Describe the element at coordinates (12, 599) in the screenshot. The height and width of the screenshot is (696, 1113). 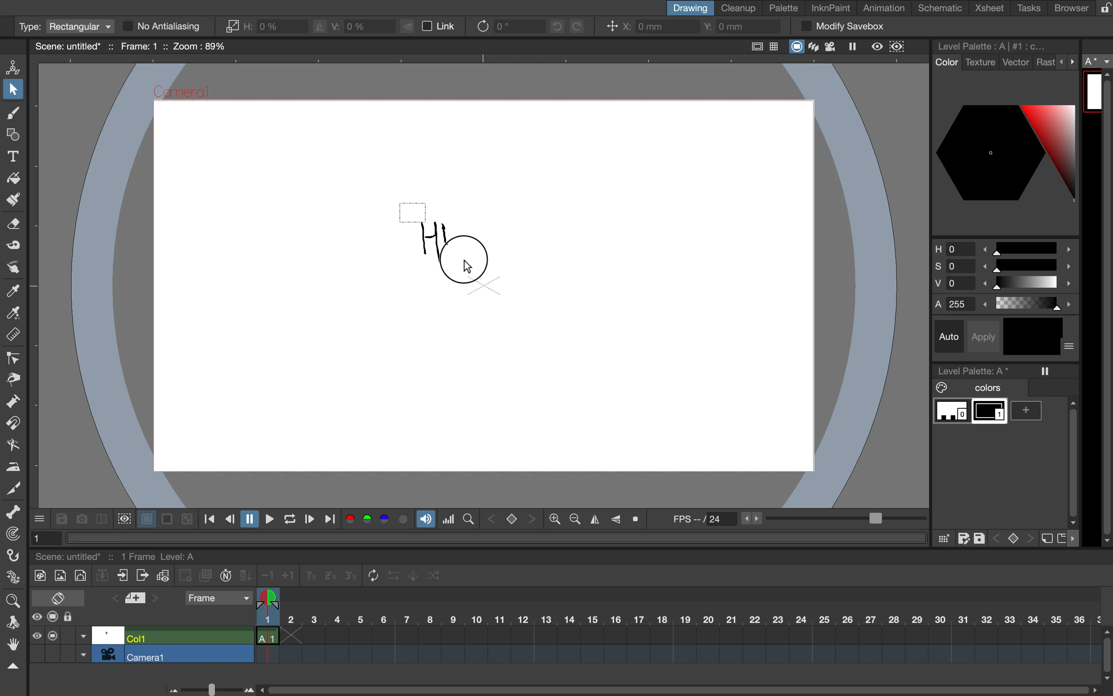
I see `zoom tool` at that location.